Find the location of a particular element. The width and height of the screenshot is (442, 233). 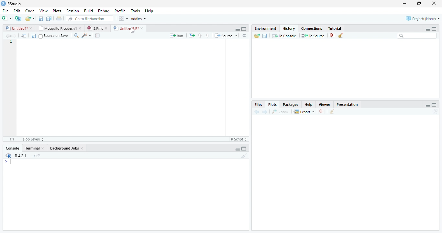

Files is located at coordinates (259, 104).